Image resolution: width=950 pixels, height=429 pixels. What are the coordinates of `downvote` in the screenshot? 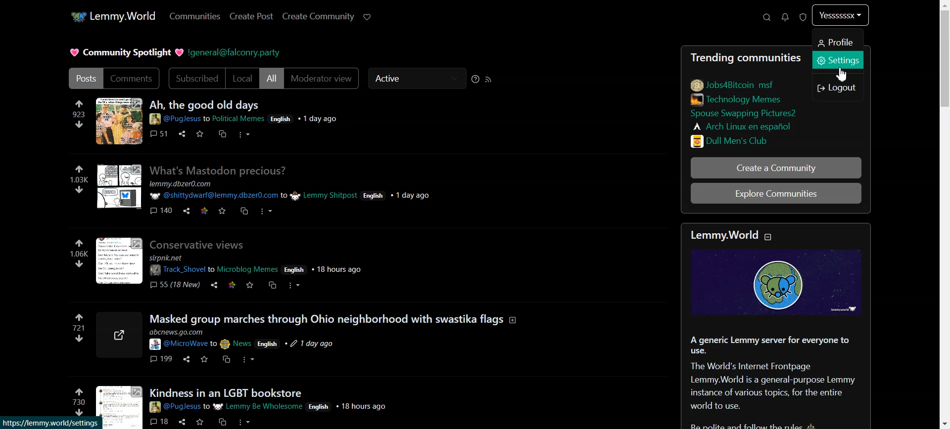 It's located at (78, 339).